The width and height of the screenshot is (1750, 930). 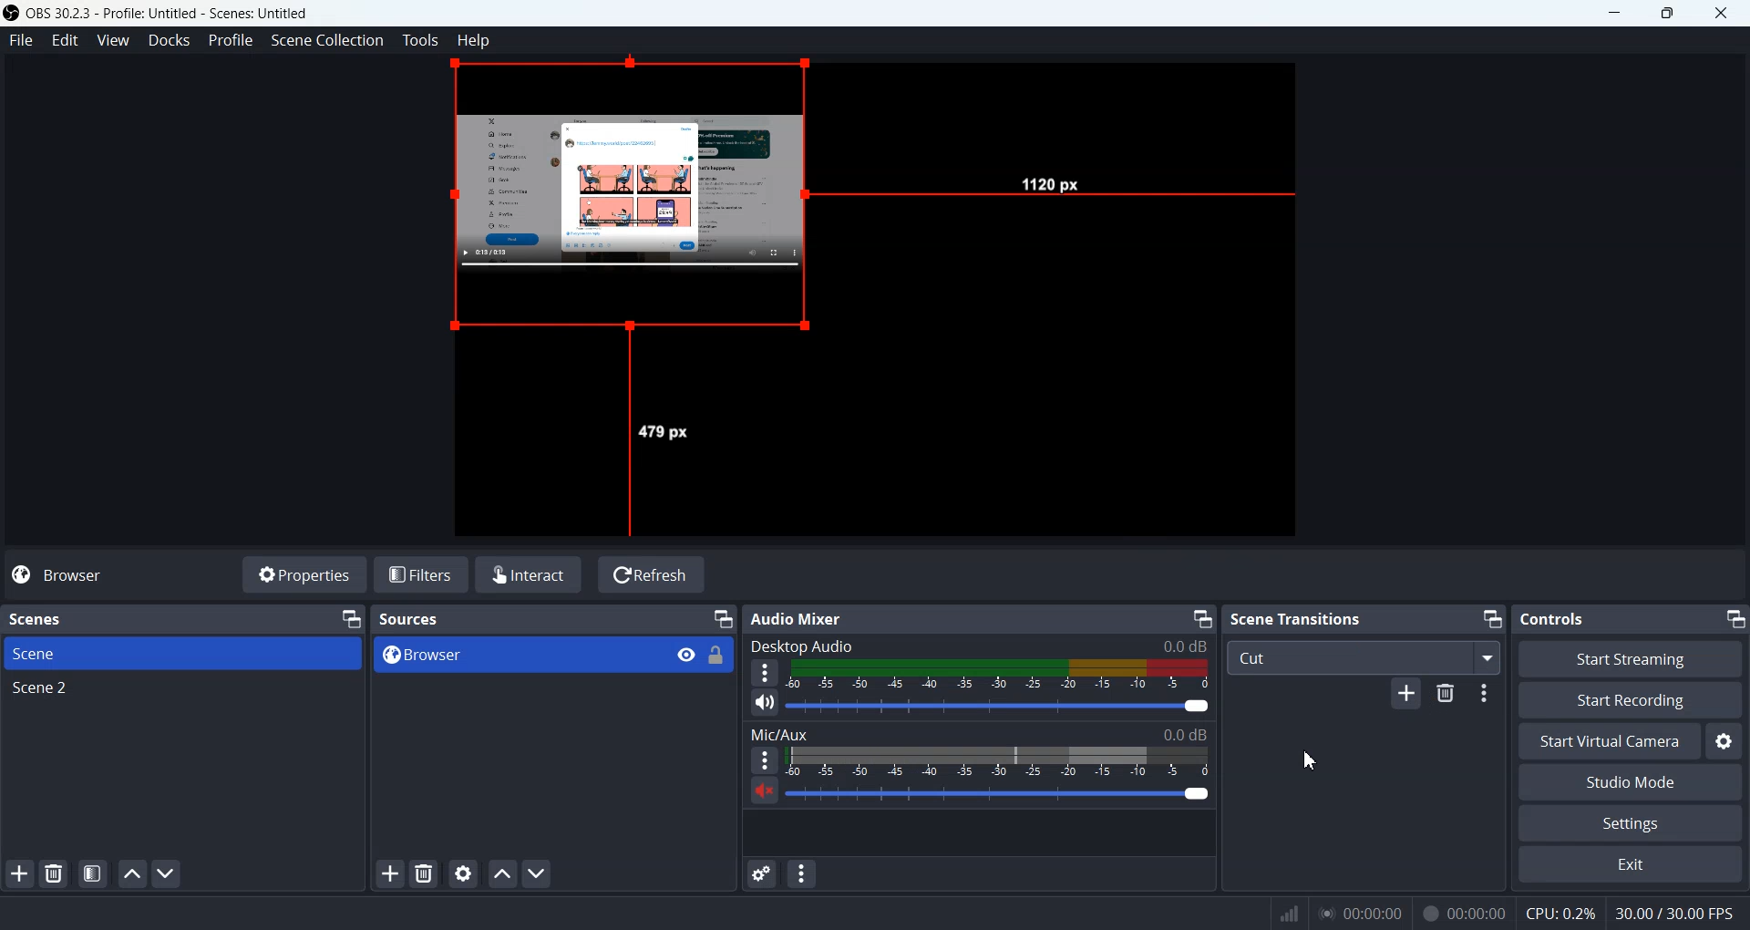 What do you see at coordinates (111, 40) in the screenshot?
I see `View` at bounding box center [111, 40].